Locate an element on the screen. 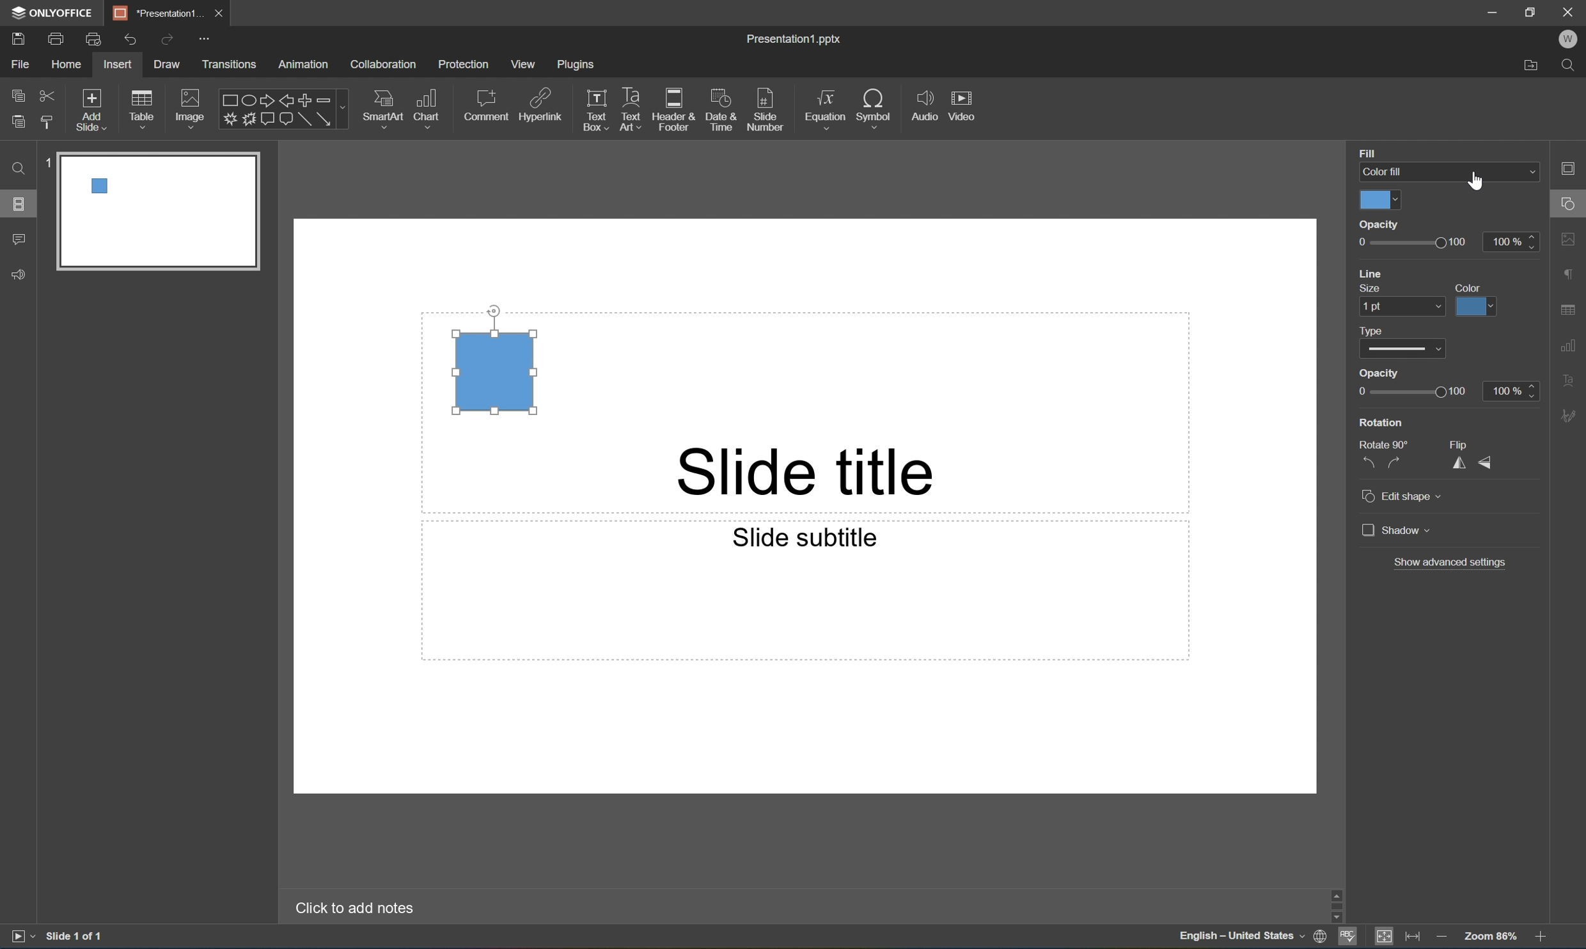 The image size is (1586, 949). Symbol is located at coordinates (874, 106).